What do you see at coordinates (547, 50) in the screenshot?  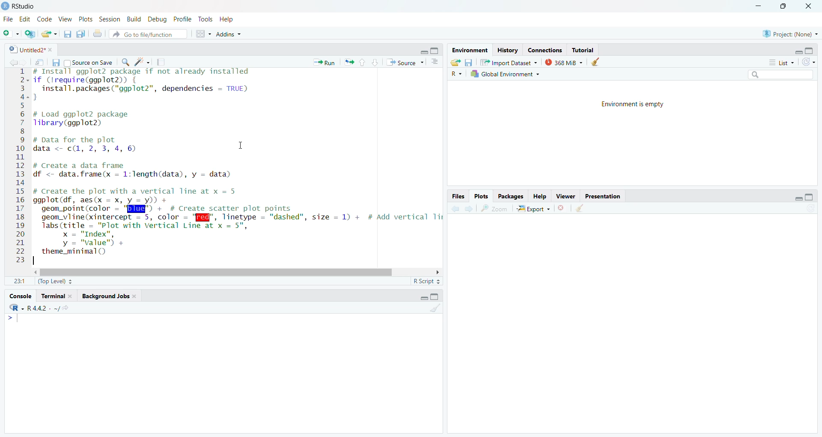 I see `Connections` at bounding box center [547, 50].